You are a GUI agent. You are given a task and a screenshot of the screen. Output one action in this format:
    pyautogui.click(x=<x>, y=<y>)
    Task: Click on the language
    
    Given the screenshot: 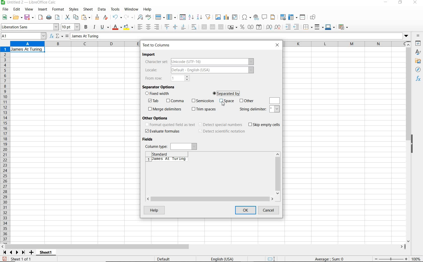 What is the action you would take?
    pyautogui.click(x=222, y=259)
    